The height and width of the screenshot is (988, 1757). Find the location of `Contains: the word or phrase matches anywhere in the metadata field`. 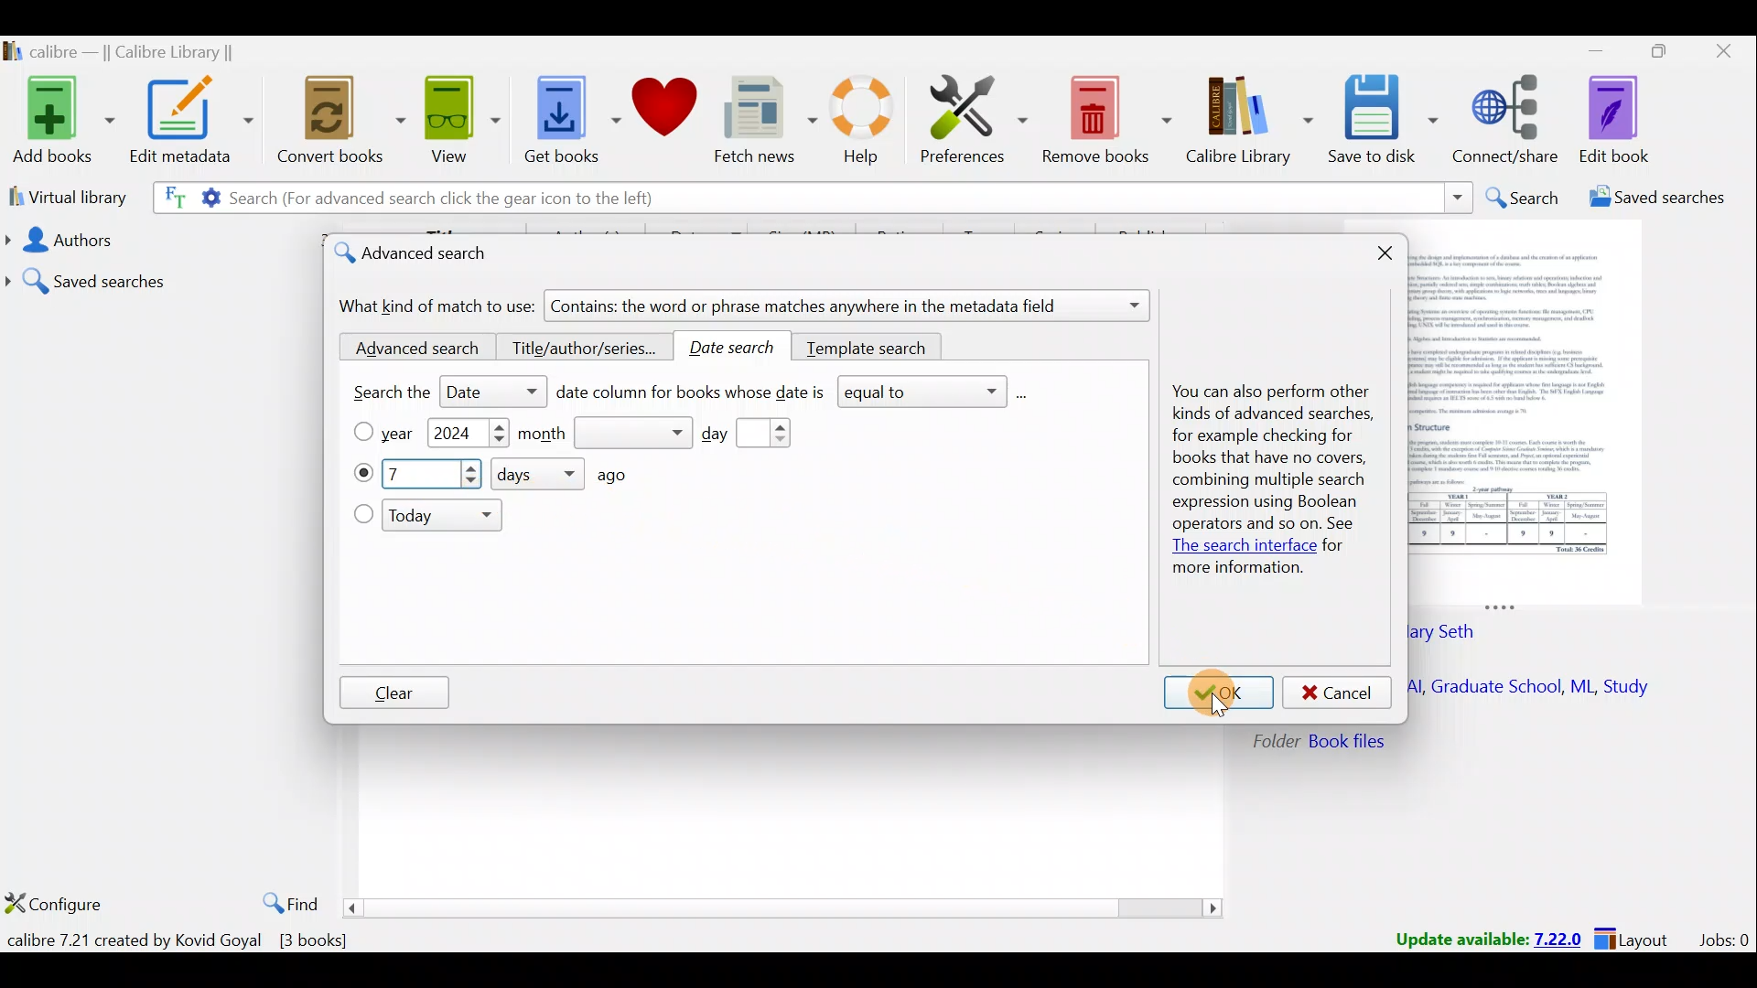

Contains: the word or phrase matches anywhere in the metadata field is located at coordinates (850, 307).